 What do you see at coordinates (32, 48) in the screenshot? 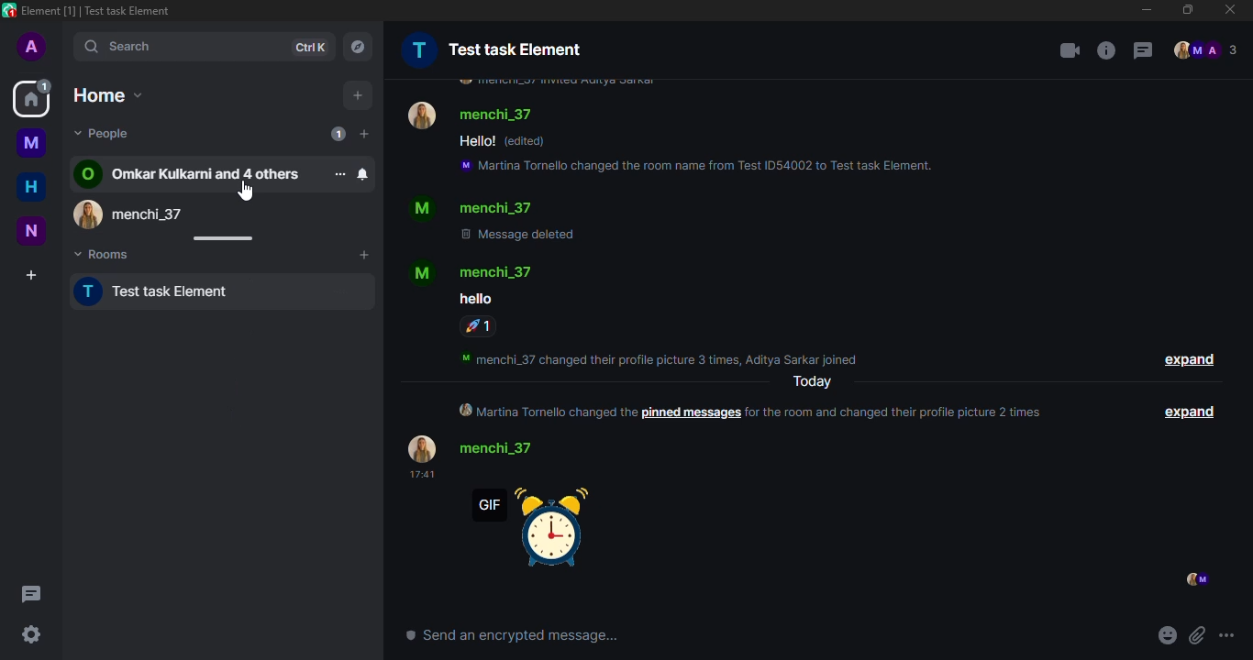
I see `profile` at bounding box center [32, 48].